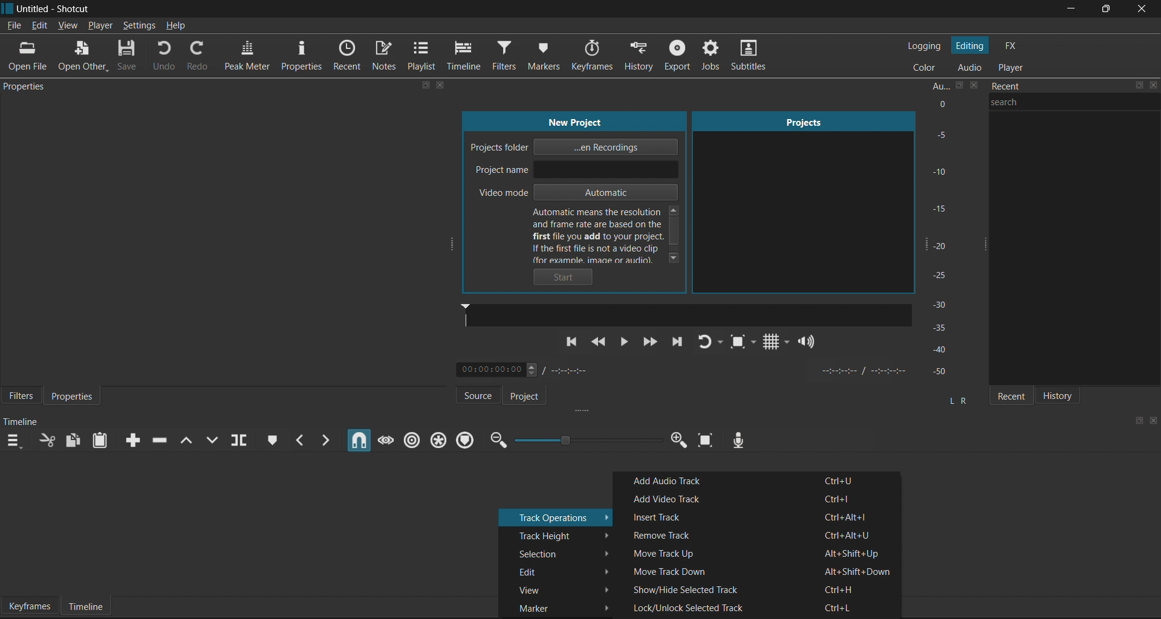  What do you see at coordinates (29, 605) in the screenshot?
I see `Keyframes` at bounding box center [29, 605].